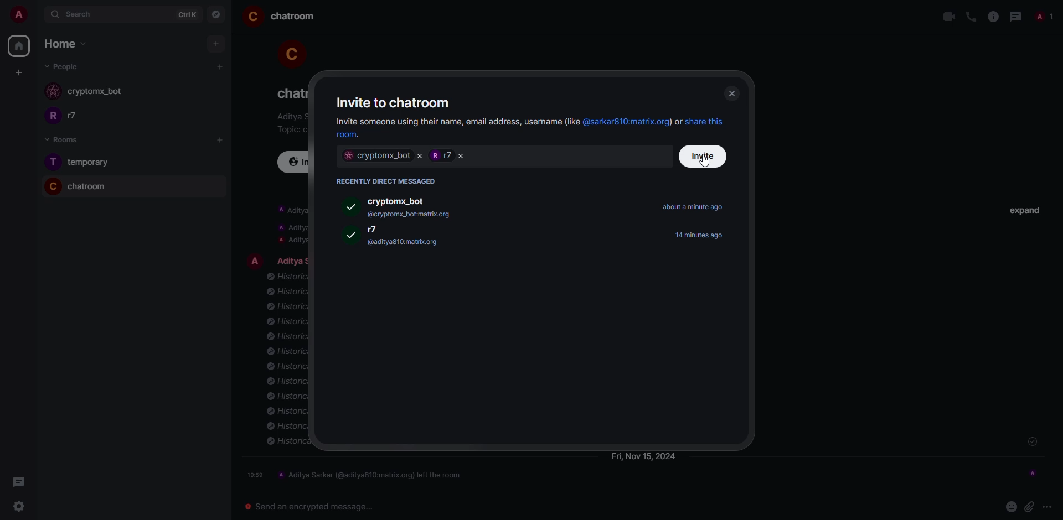  Describe the element at coordinates (288, 93) in the screenshot. I see `room` at that location.